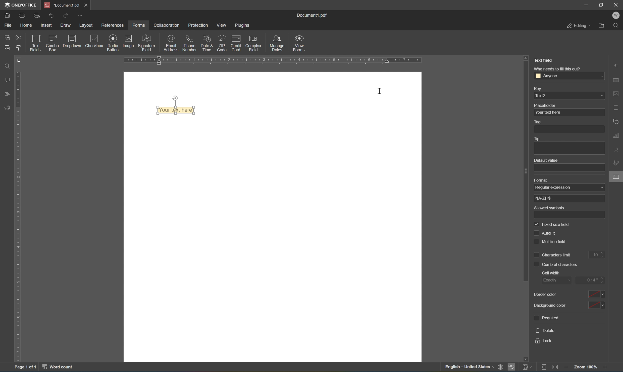 The image size is (623, 372). Describe the element at coordinates (616, 150) in the screenshot. I see `text art settings` at that location.